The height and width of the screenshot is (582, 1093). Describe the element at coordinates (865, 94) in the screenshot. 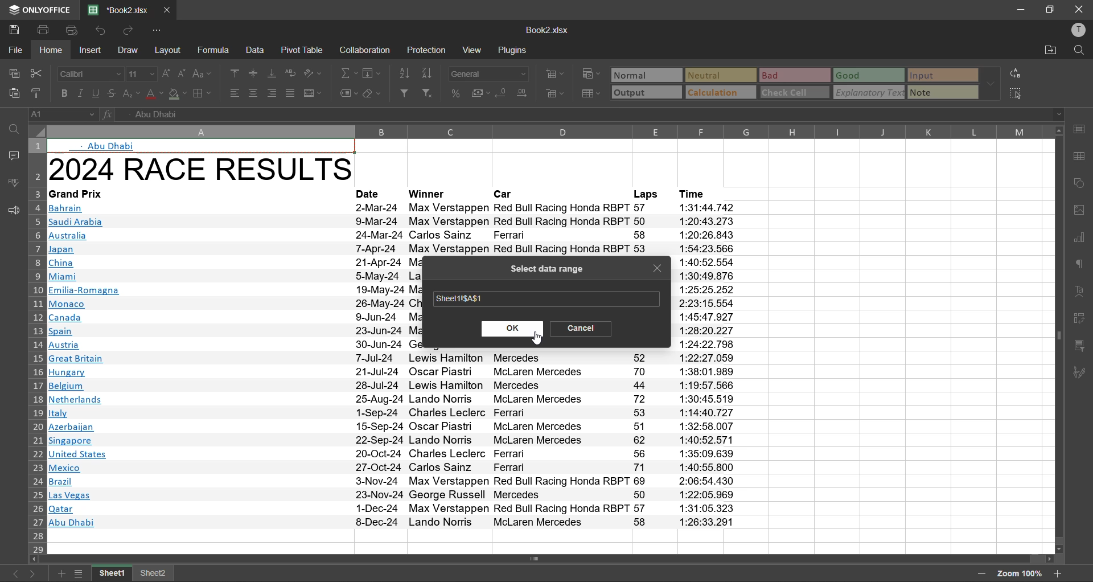

I see `explanatory text` at that location.